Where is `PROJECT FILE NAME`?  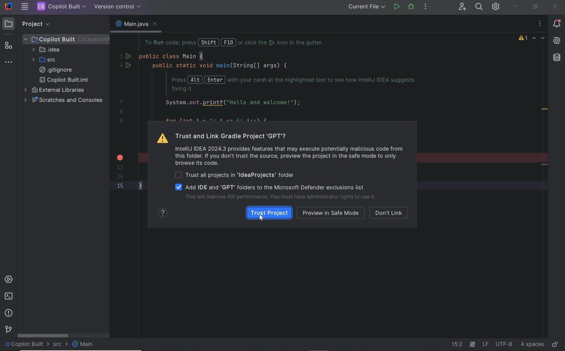
PROJECT FILE NAME is located at coordinates (62, 6).